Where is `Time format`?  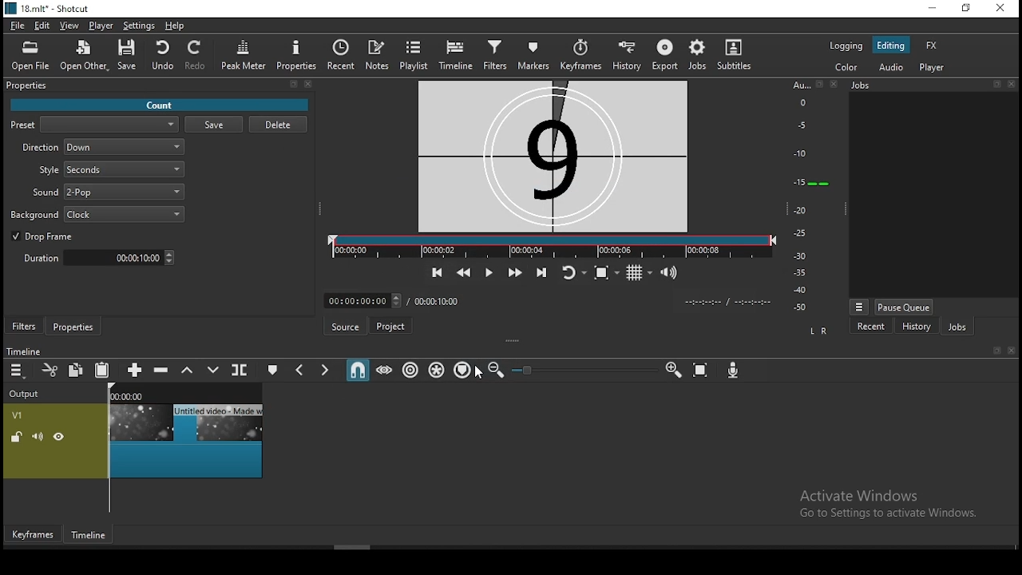 Time format is located at coordinates (727, 301).